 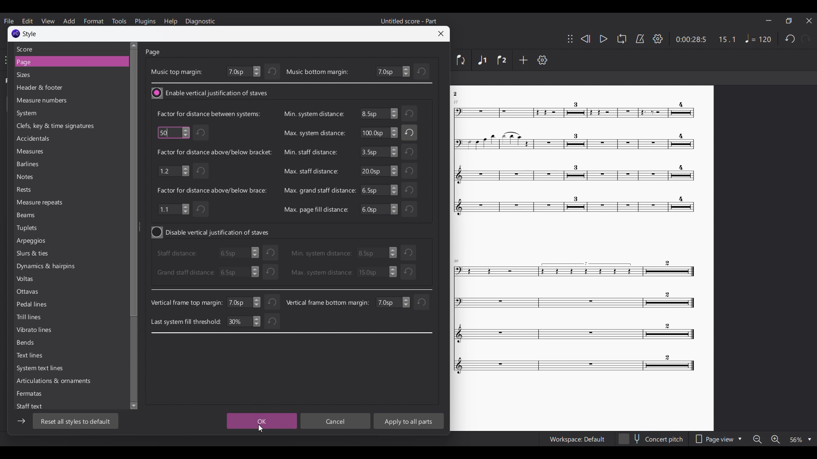 I want to click on Close, so click(x=441, y=34).